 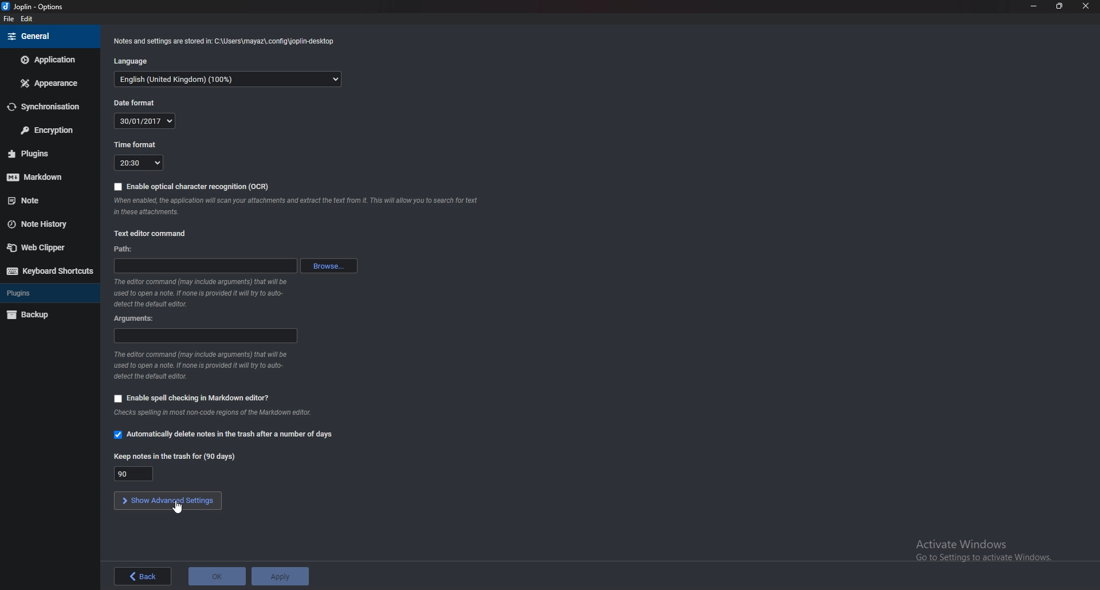 What do you see at coordinates (176, 455) in the screenshot?
I see `Keep notes in the trash for 90 days` at bounding box center [176, 455].